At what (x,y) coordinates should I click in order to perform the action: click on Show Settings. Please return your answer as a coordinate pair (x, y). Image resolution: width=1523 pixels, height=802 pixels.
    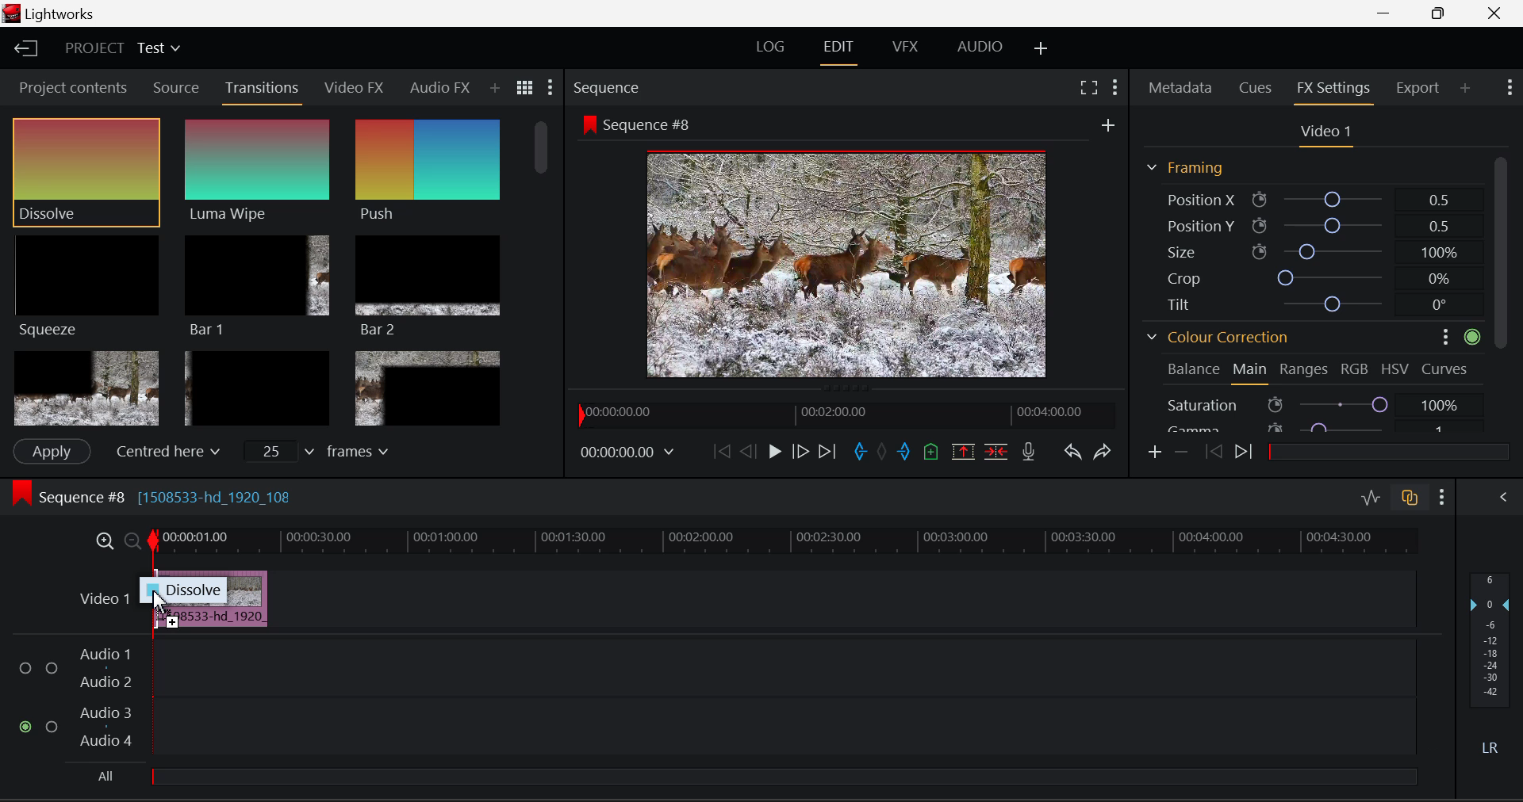
    Looking at the image, I should click on (1442, 498).